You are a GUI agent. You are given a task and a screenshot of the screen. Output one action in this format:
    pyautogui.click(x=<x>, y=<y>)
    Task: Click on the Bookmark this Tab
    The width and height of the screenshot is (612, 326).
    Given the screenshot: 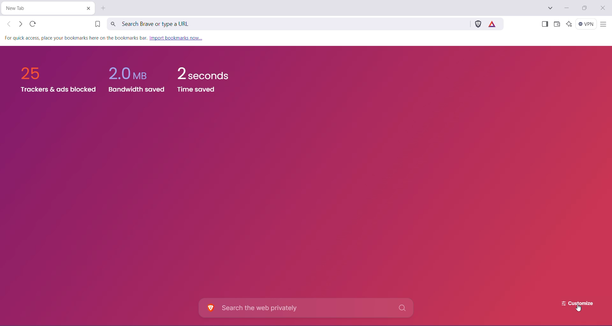 What is the action you would take?
    pyautogui.click(x=95, y=25)
    